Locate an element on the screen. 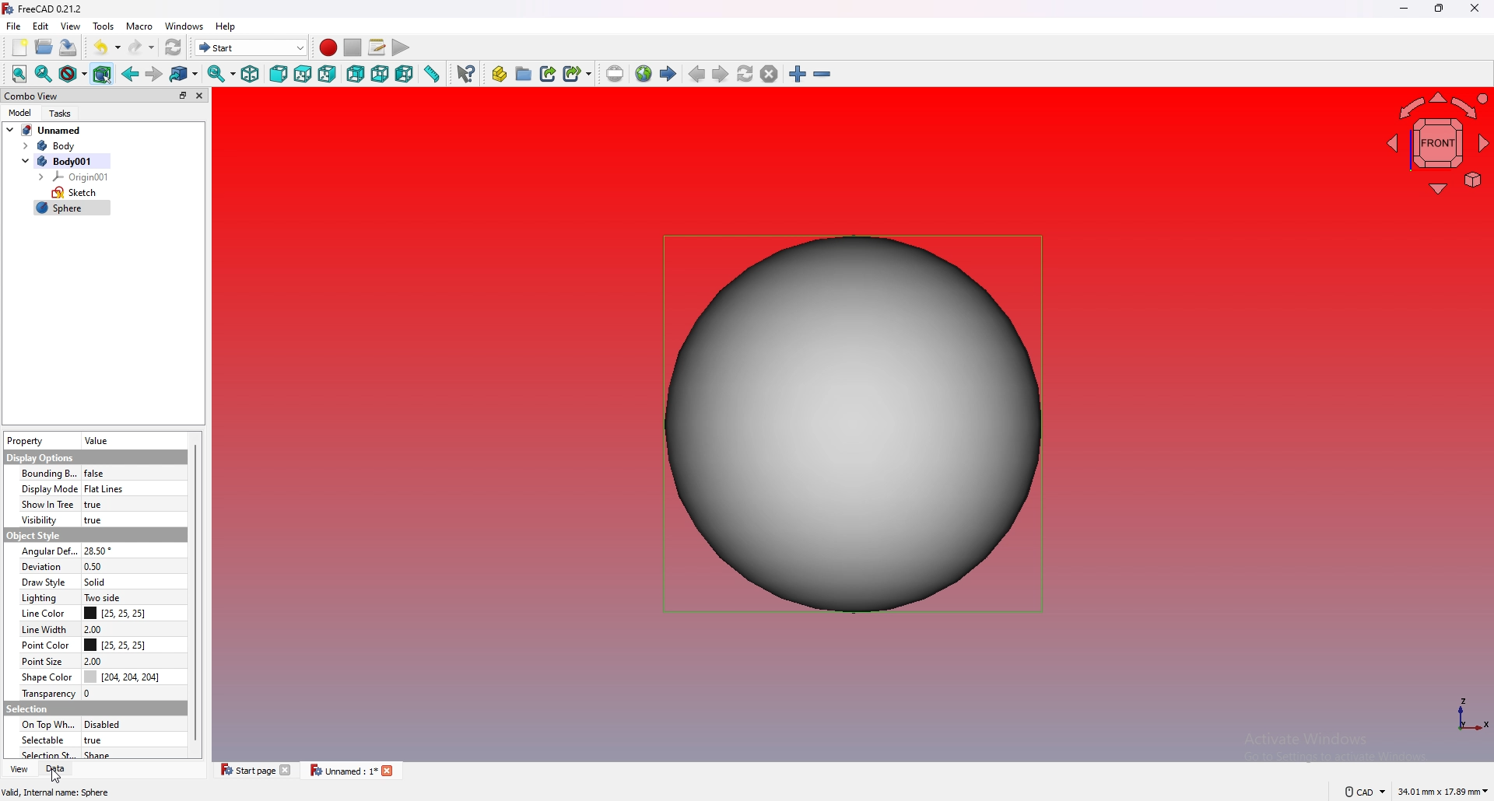 This screenshot has width=1494, height=801. object style is located at coordinates (35, 535).